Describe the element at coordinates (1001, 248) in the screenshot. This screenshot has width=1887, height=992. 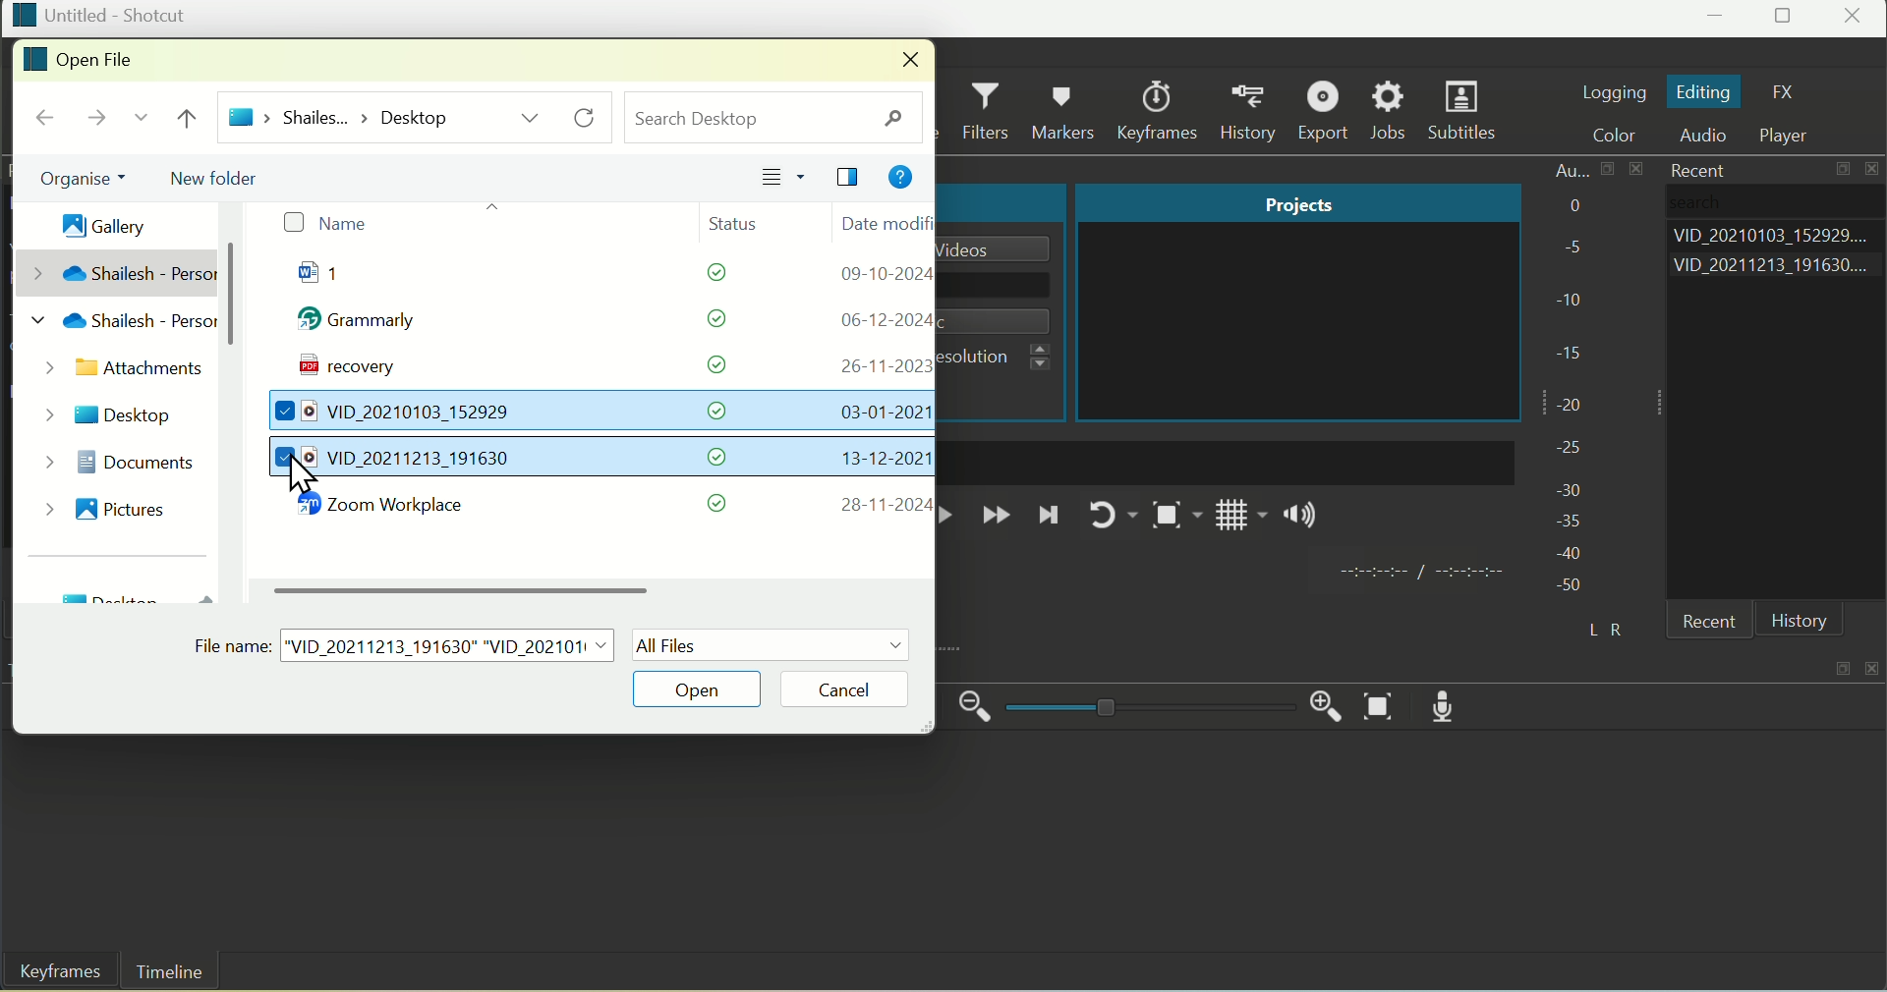
I see `Name of file` at that location.